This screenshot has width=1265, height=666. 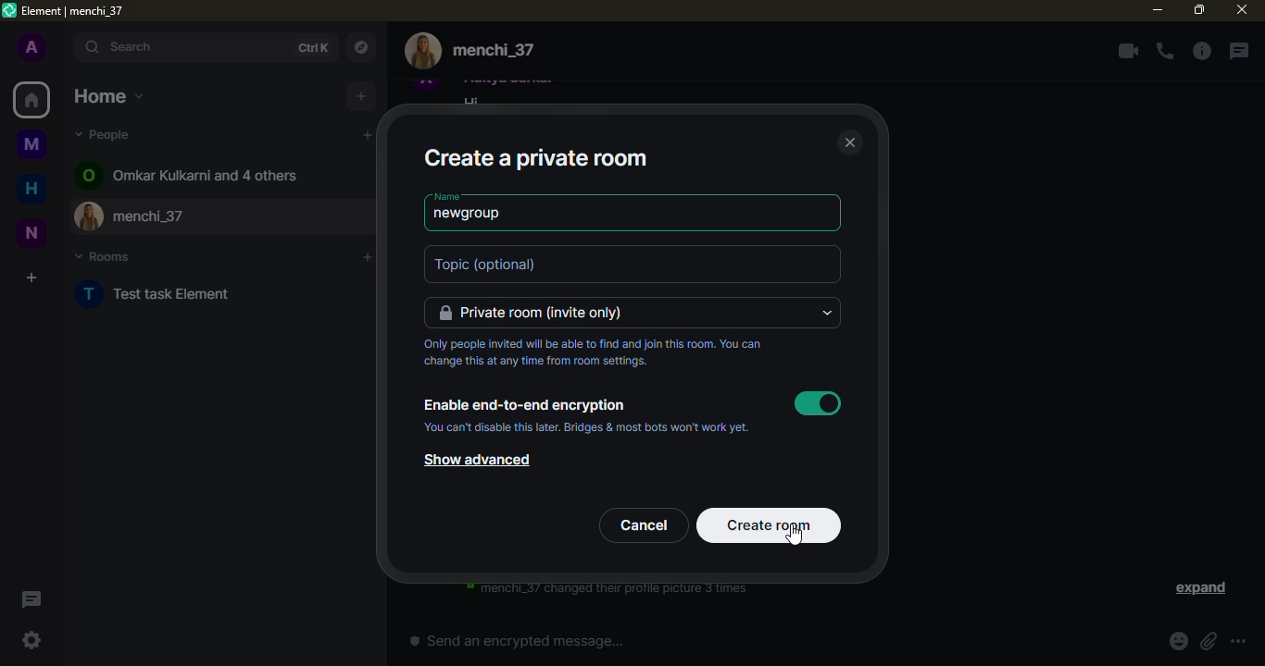 What do you see at coordinates (1199, 10) in the screenshot?
I see `maximize` at bounding box center [1199, 10].